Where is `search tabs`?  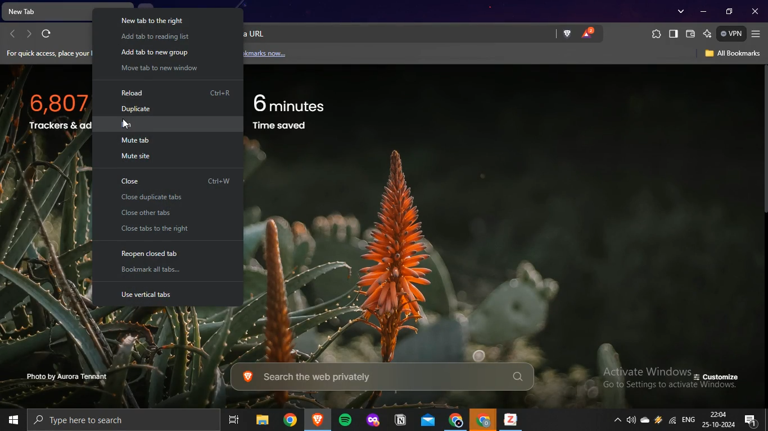 search tabs is located at coordinates (680, 12).